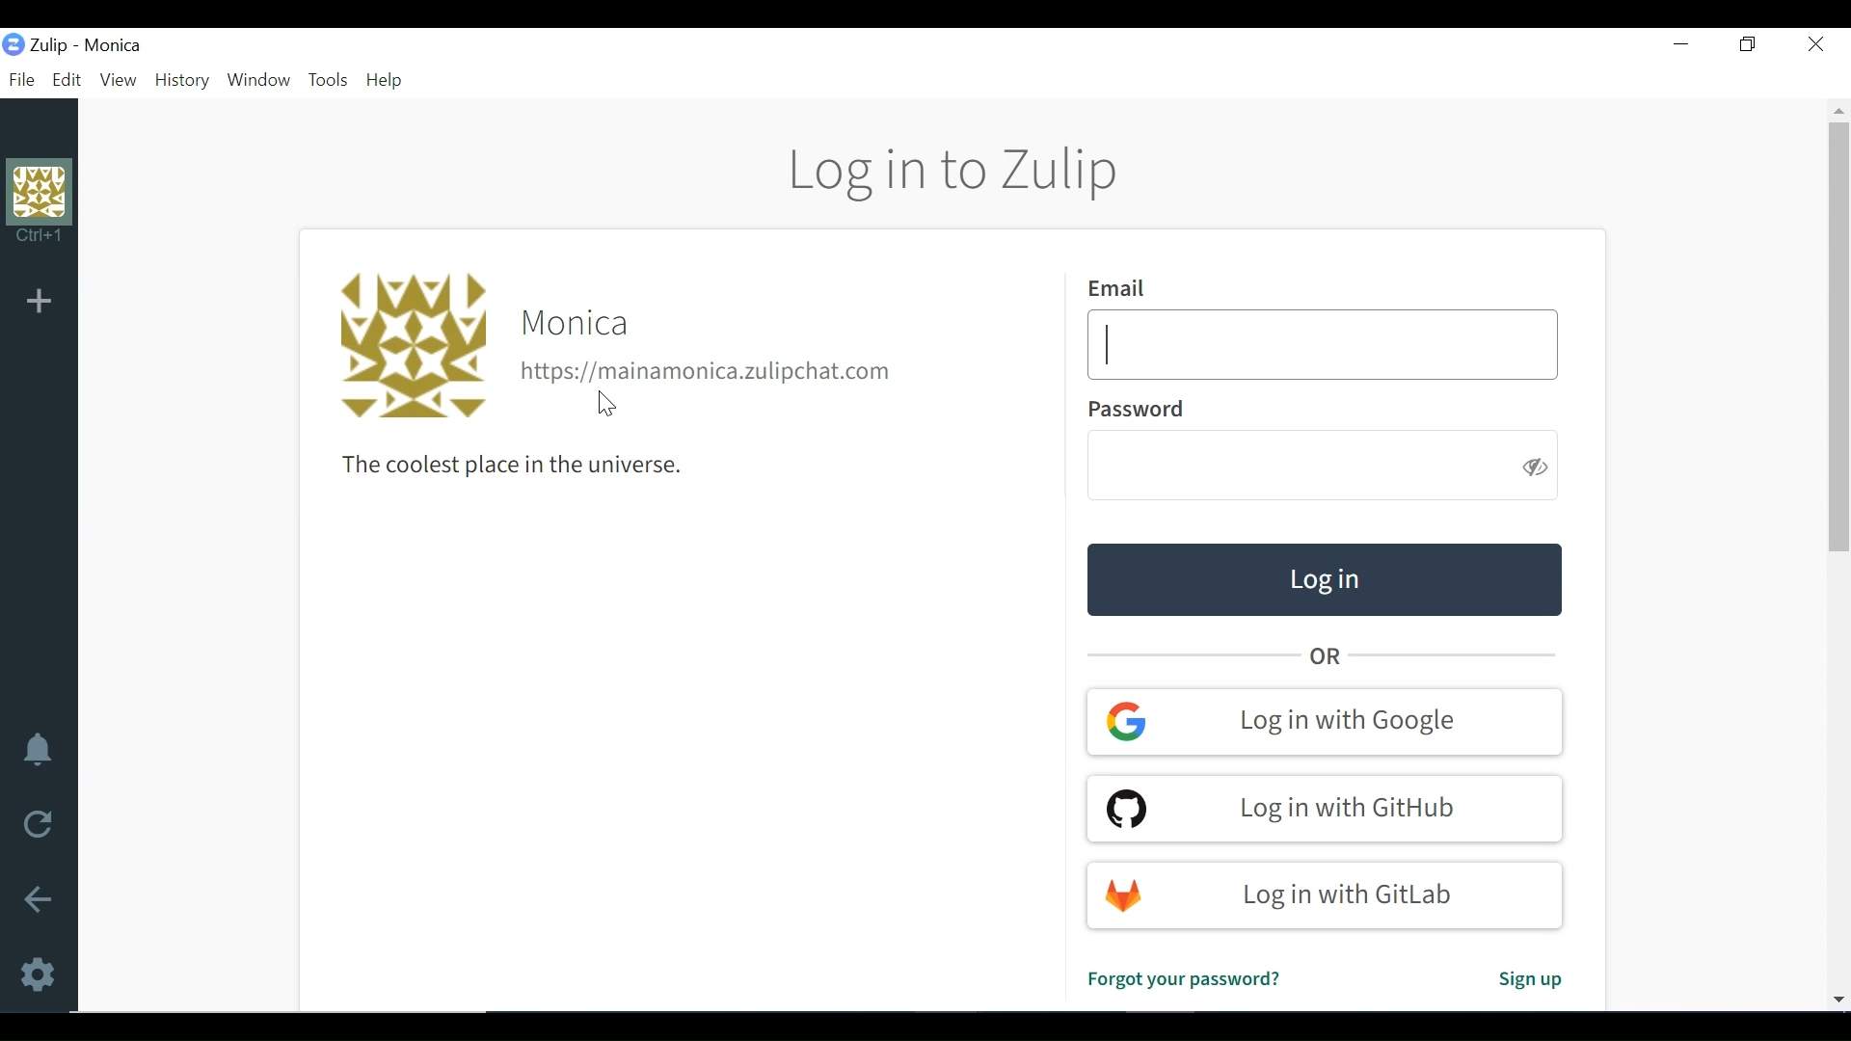  Describe the element at coordinates (1136, 411) in the screenshot. I see `Password` at that location.